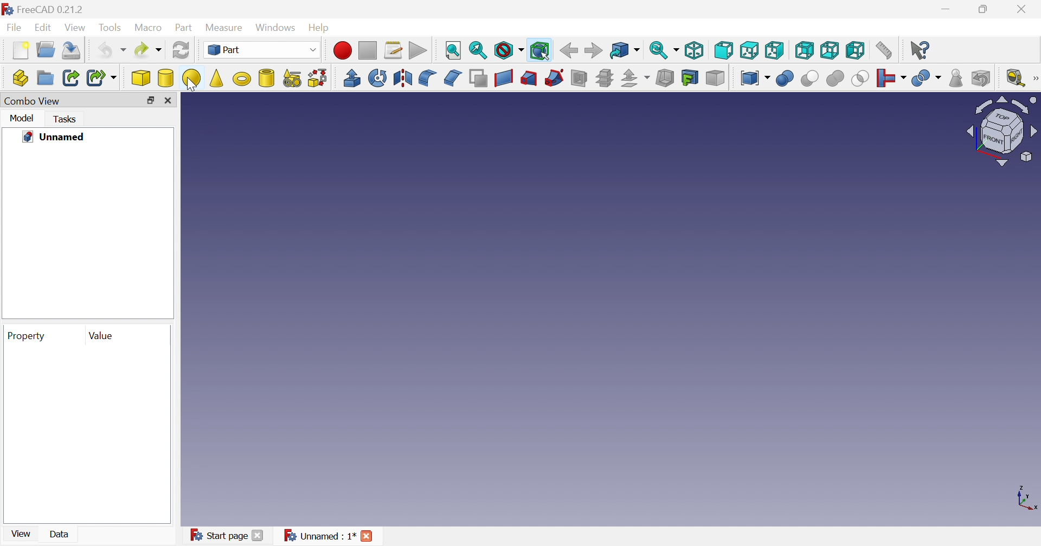 This screenshot has height=546, width=1041. I want to click on Mirroring, so click(405, 79).